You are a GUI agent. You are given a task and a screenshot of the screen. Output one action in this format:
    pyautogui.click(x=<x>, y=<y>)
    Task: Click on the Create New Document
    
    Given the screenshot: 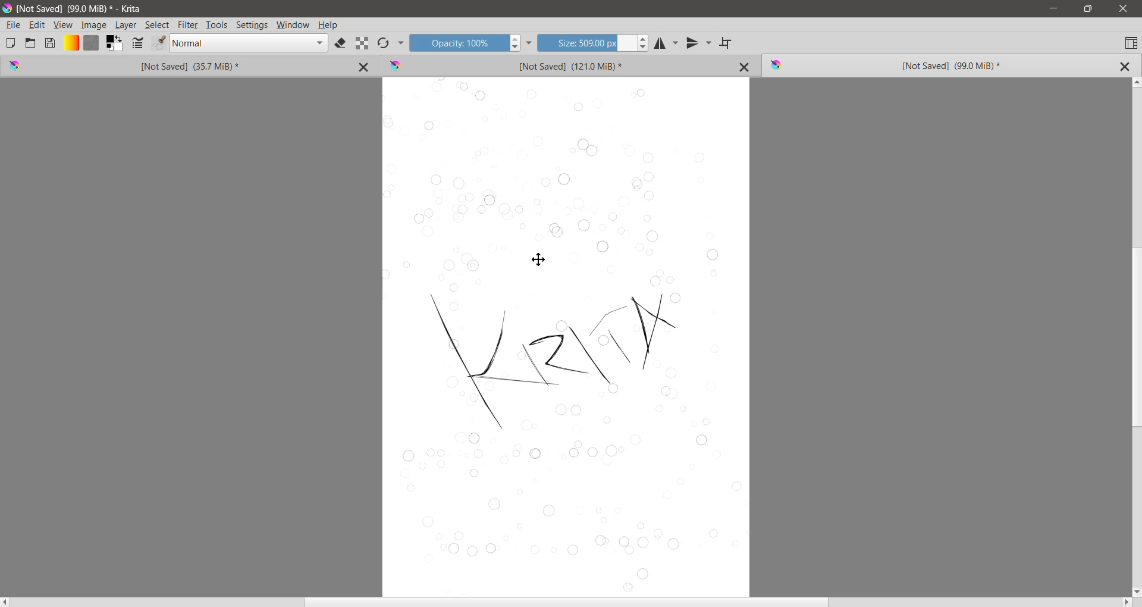 What is the action you would take?
    pyautogui.click(x=10, y=43)
    